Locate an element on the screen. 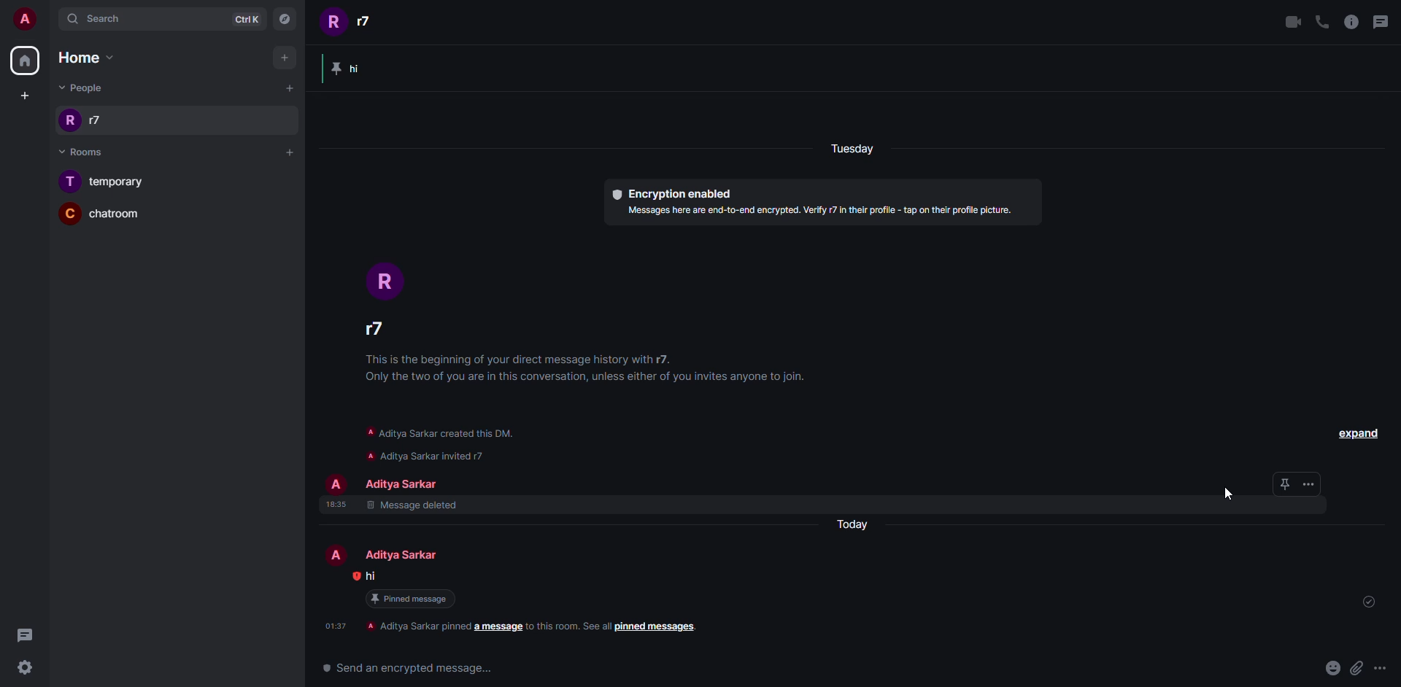  profile is located at coordinates (386, 276).